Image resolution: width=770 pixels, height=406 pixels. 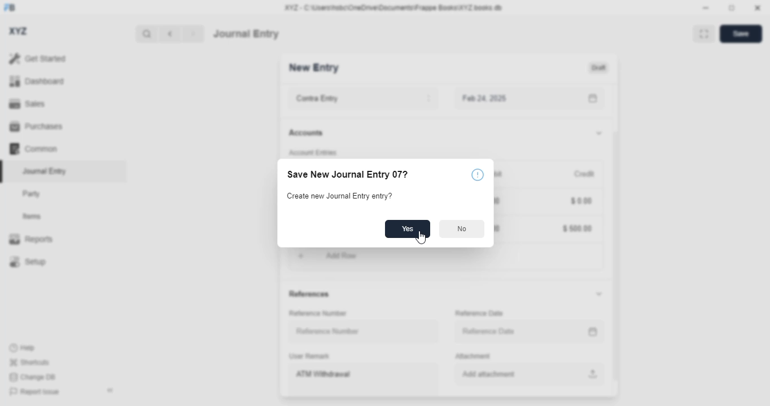 What do you see at coordinates (576, 227) in the screenshot?
I see `$500.00` at bounding box center [576, 227].